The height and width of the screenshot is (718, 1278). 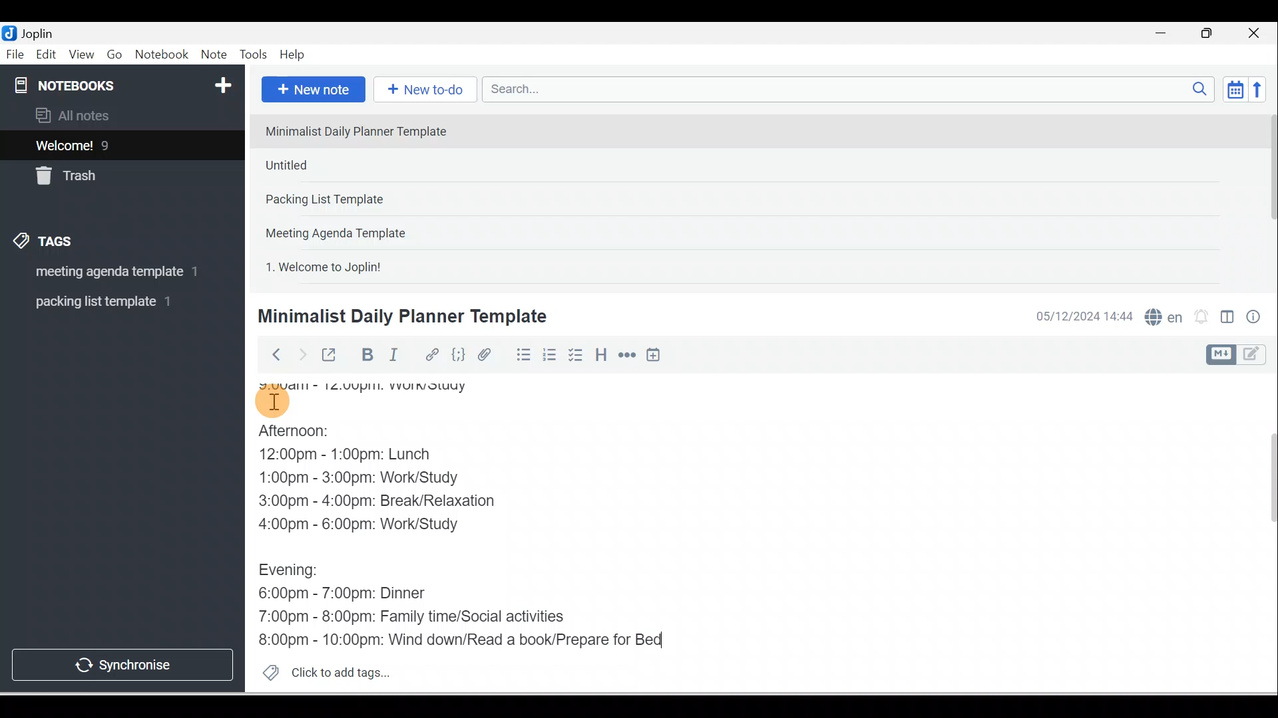 I want to click on Tags, so click(x=47, y=243).